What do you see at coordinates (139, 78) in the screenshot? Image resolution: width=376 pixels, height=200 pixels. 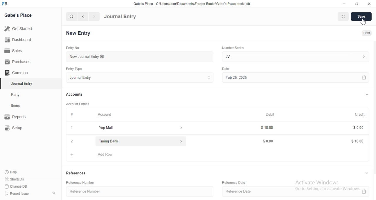 I see `Journal Entry` at bounding box center [139, 78].